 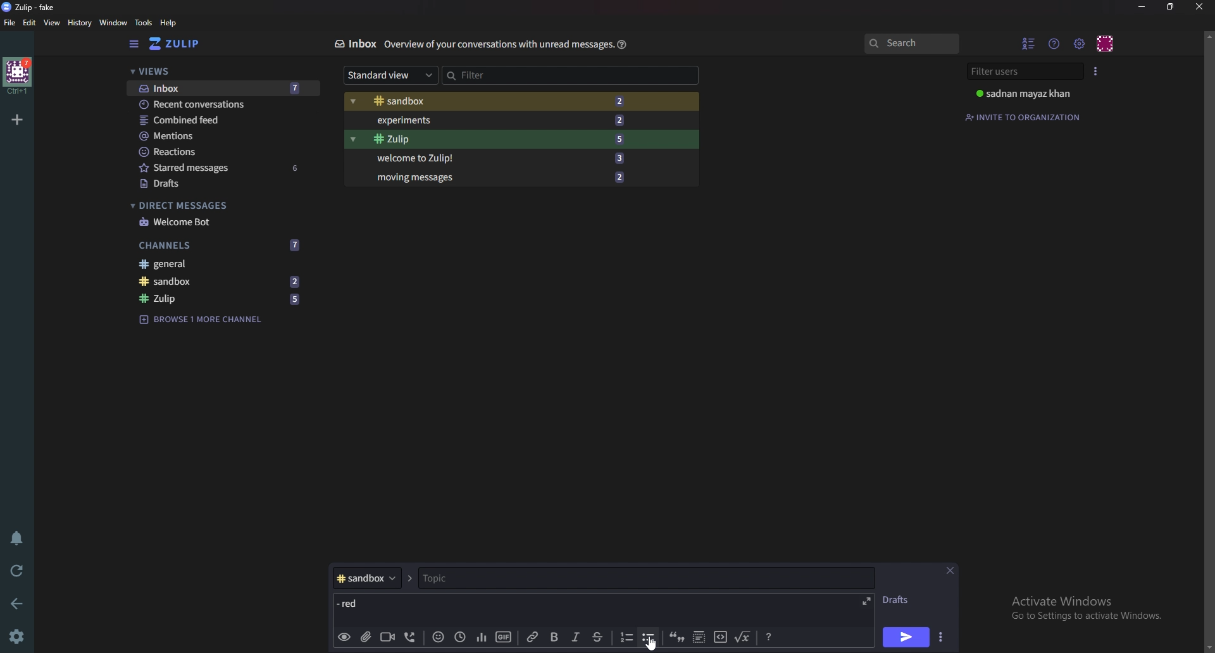 What do you see at coordinates (771, 635) in the screenshot?
I see `Message formatting` at bounding box center [771, 635].